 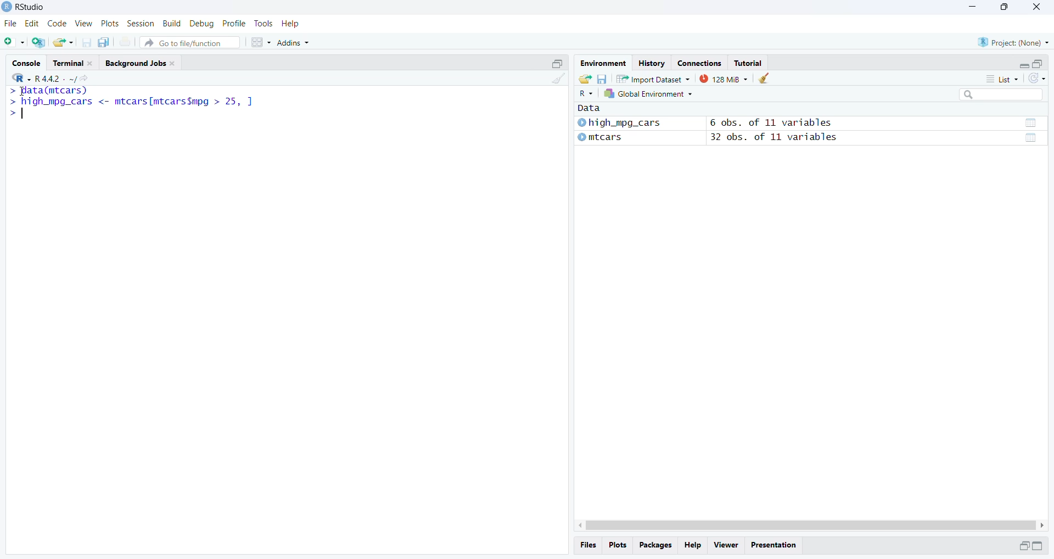 I want to click on Addins, so click(x=293, y=43).